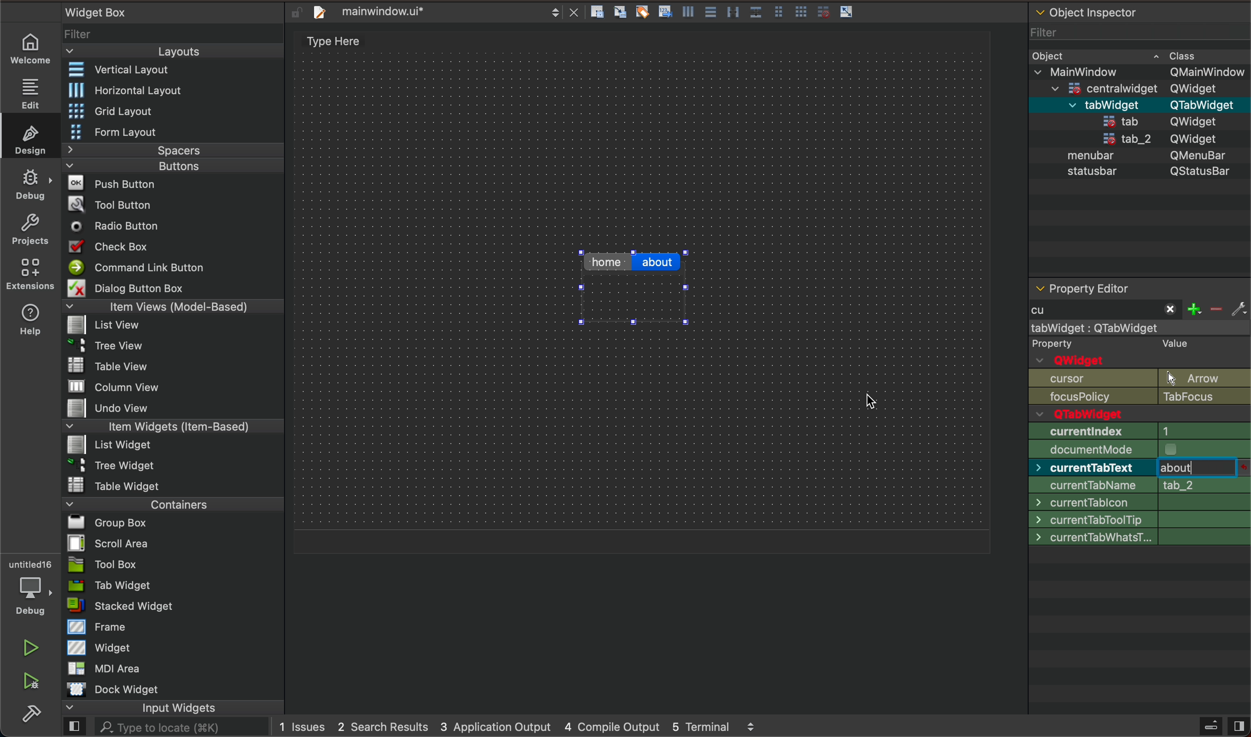 This screenshot has width=1251, height=737. Describe the element at coordinates (1200, 468) in the screenshot. I see `after type` at that location.